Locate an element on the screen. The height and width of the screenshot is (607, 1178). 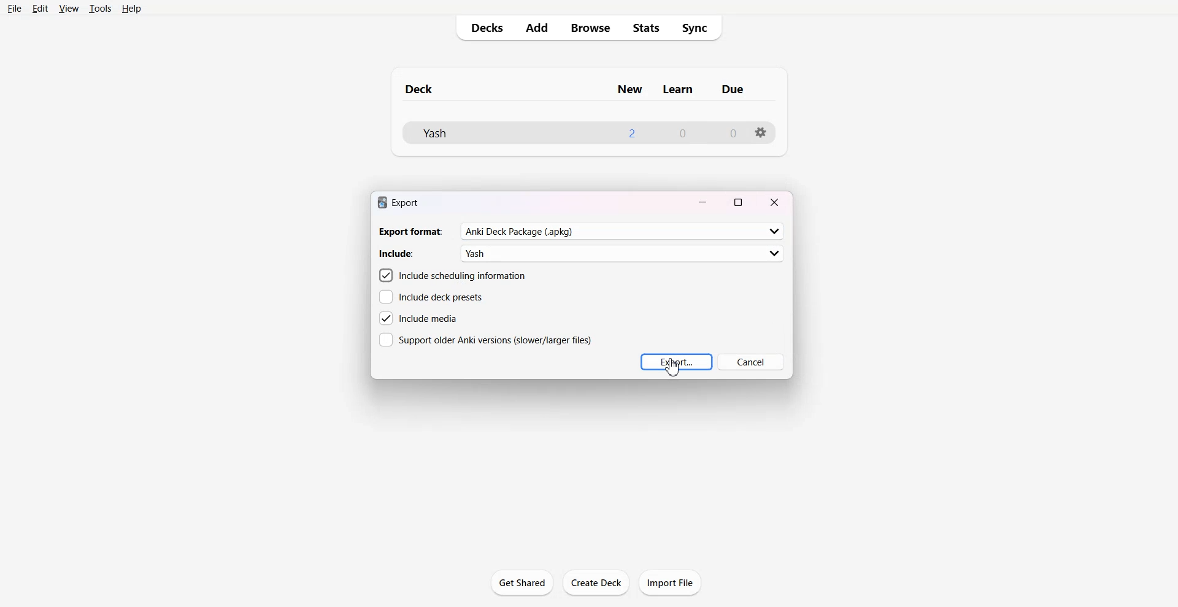
File is located at coordinates (15, 9).